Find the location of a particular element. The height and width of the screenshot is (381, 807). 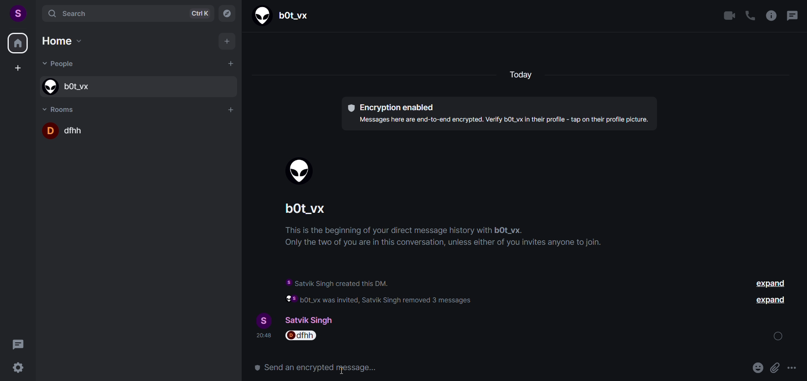

call is located at coordinates (749, 16).